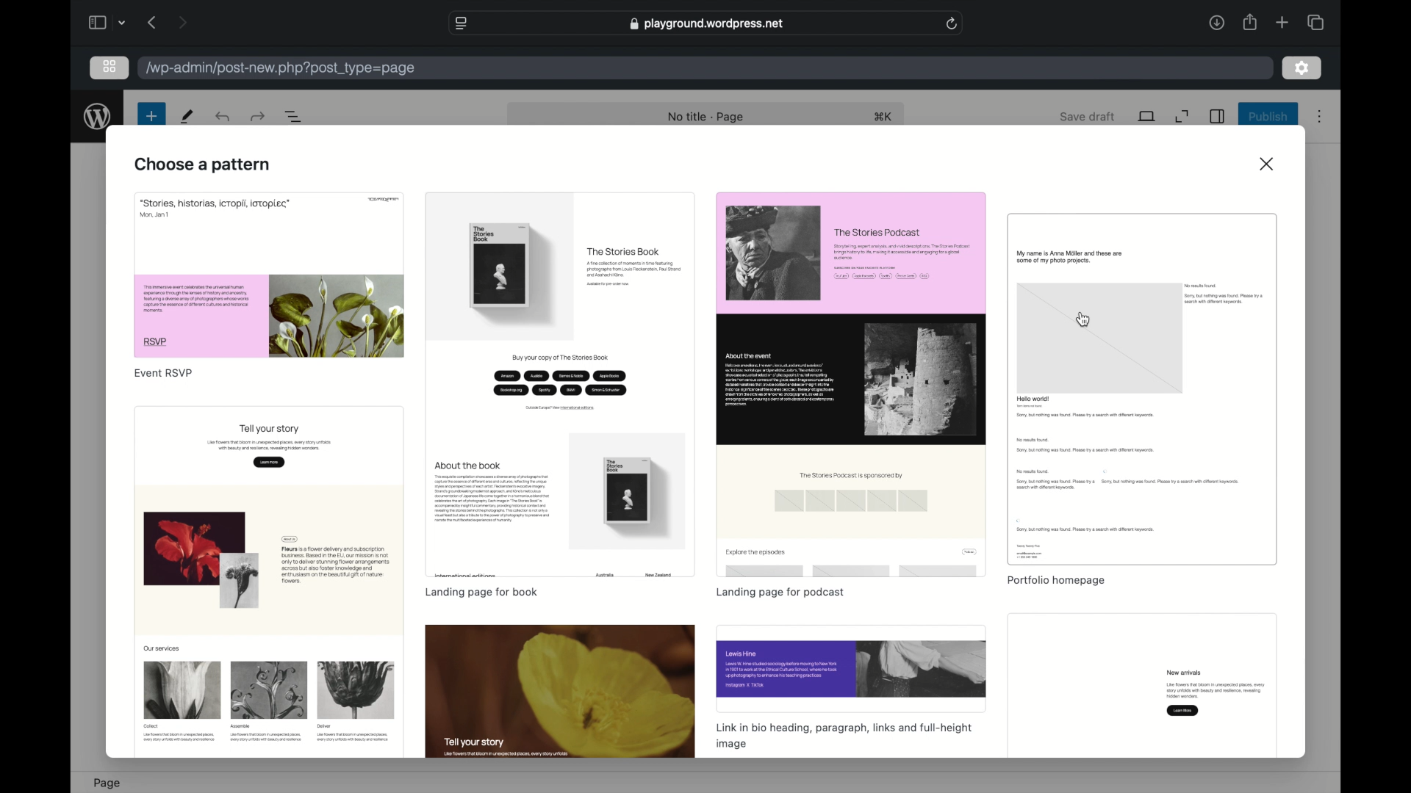 The image size is (1411, 793). I want to click on save draft, so click(1088, 116).